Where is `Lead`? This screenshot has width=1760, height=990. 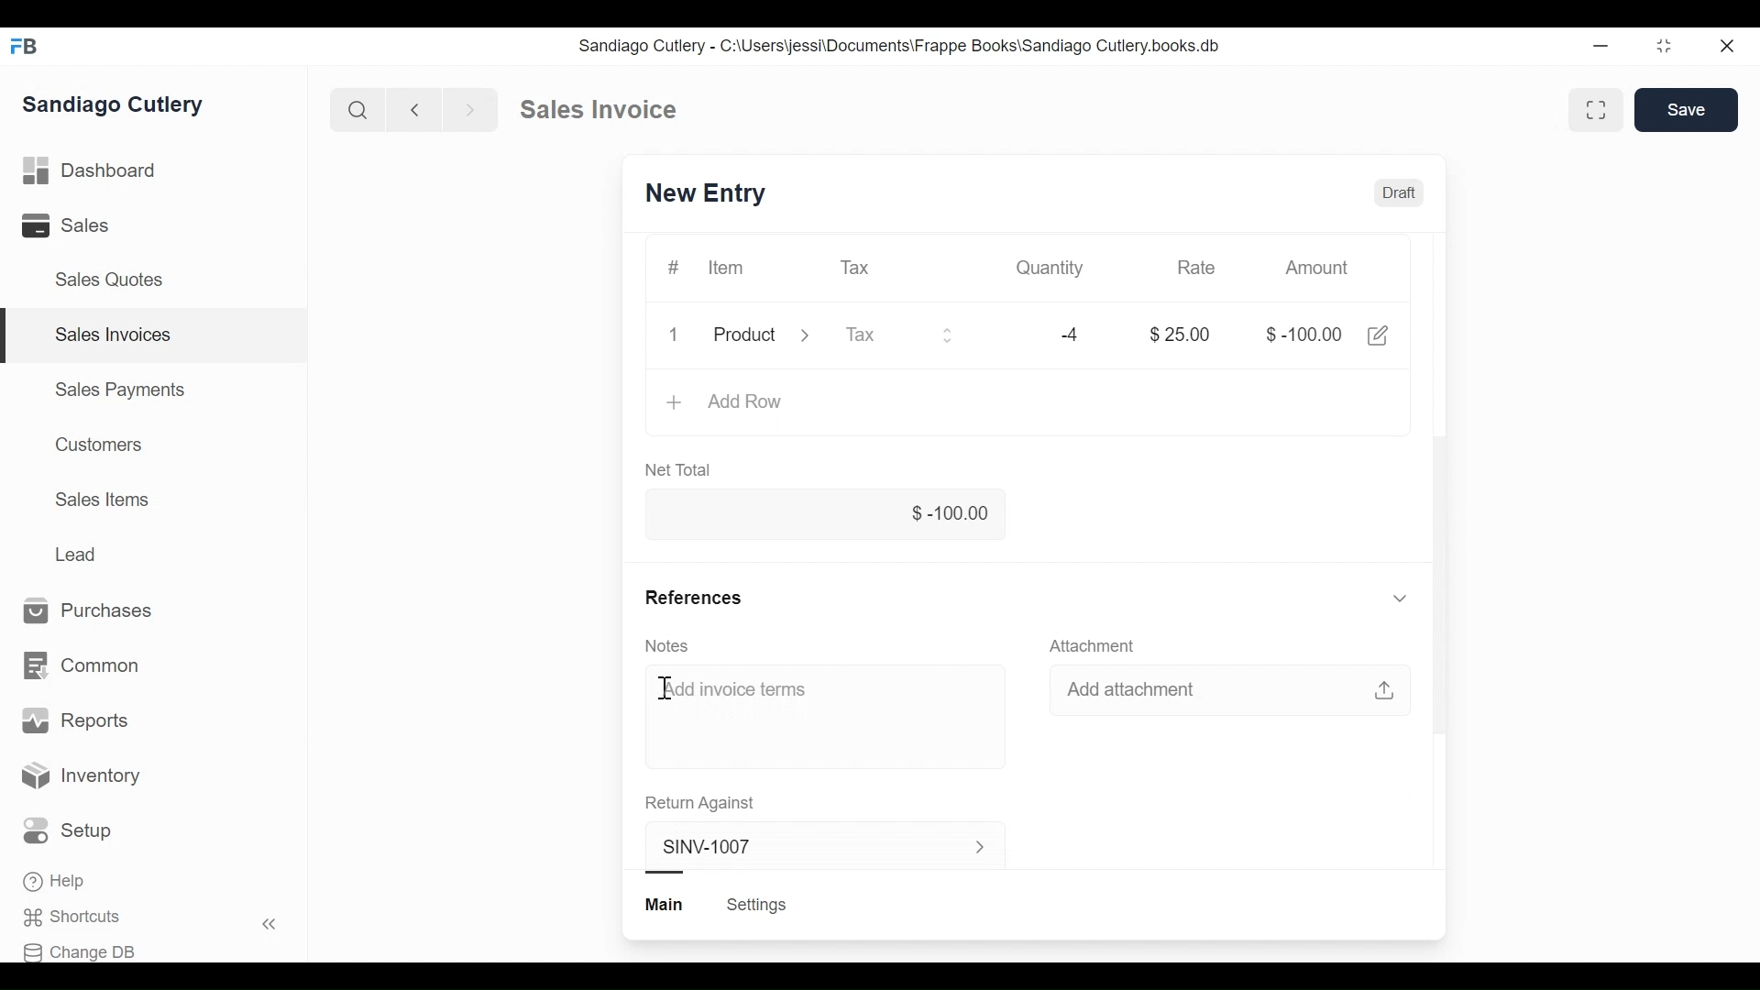 Lead is located at coordinates (77, 552).